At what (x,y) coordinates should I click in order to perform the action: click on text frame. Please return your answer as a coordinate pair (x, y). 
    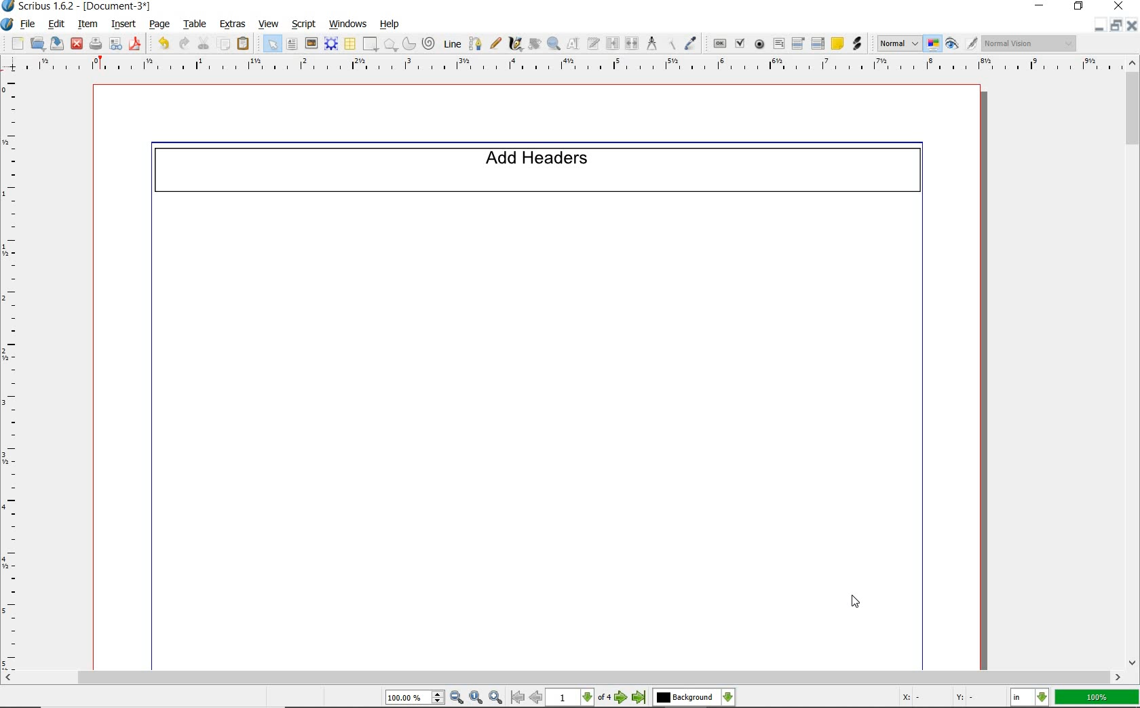
    Looking at the image, I should click on (292, 45).